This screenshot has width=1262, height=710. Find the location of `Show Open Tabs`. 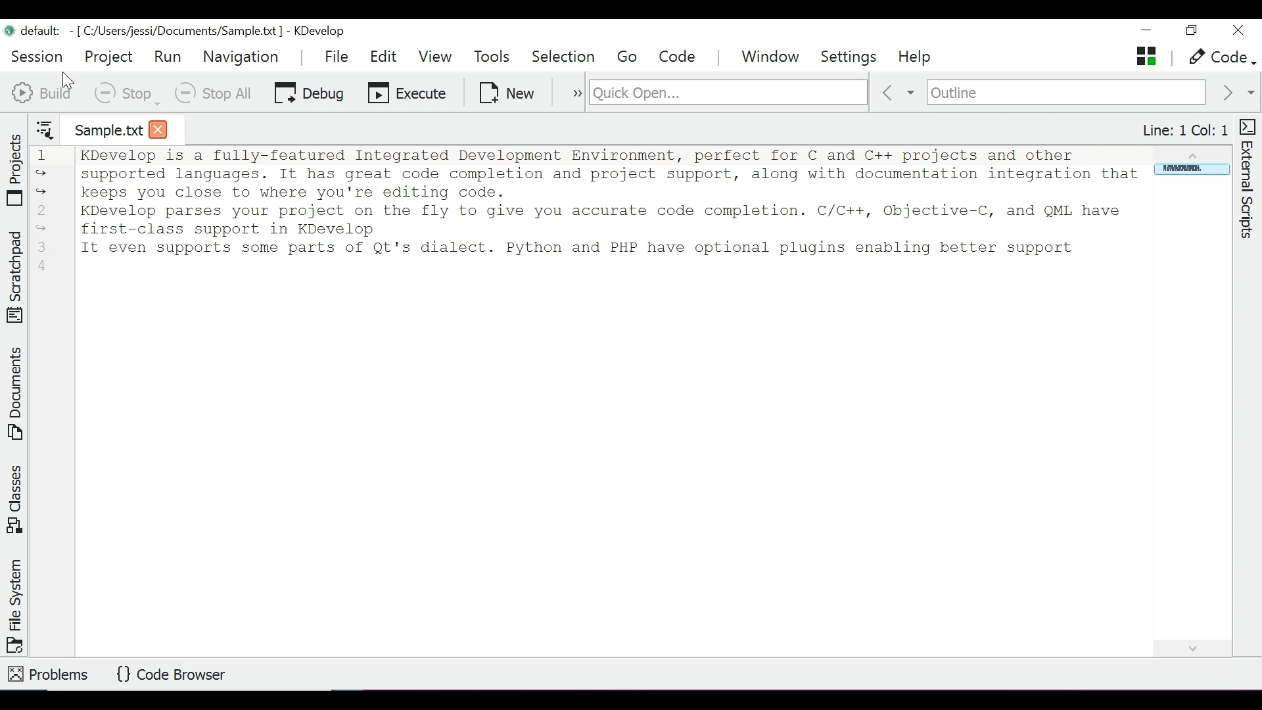

Show Open Tabs is located at coordinates (1148, 55).